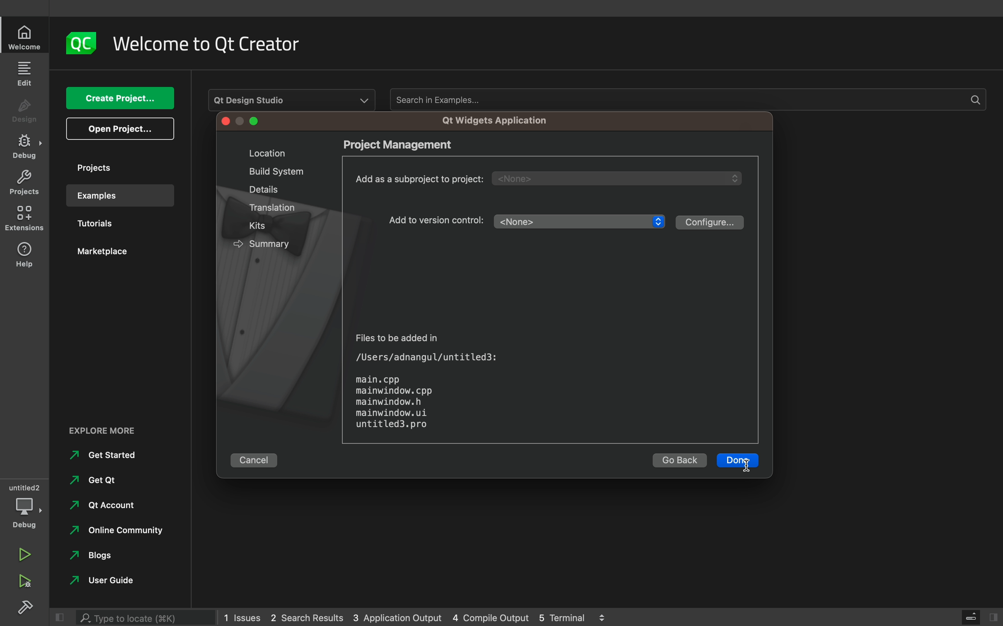  Describe the element at coordinates (63, 616) in the screenshot. I see `` at that location.